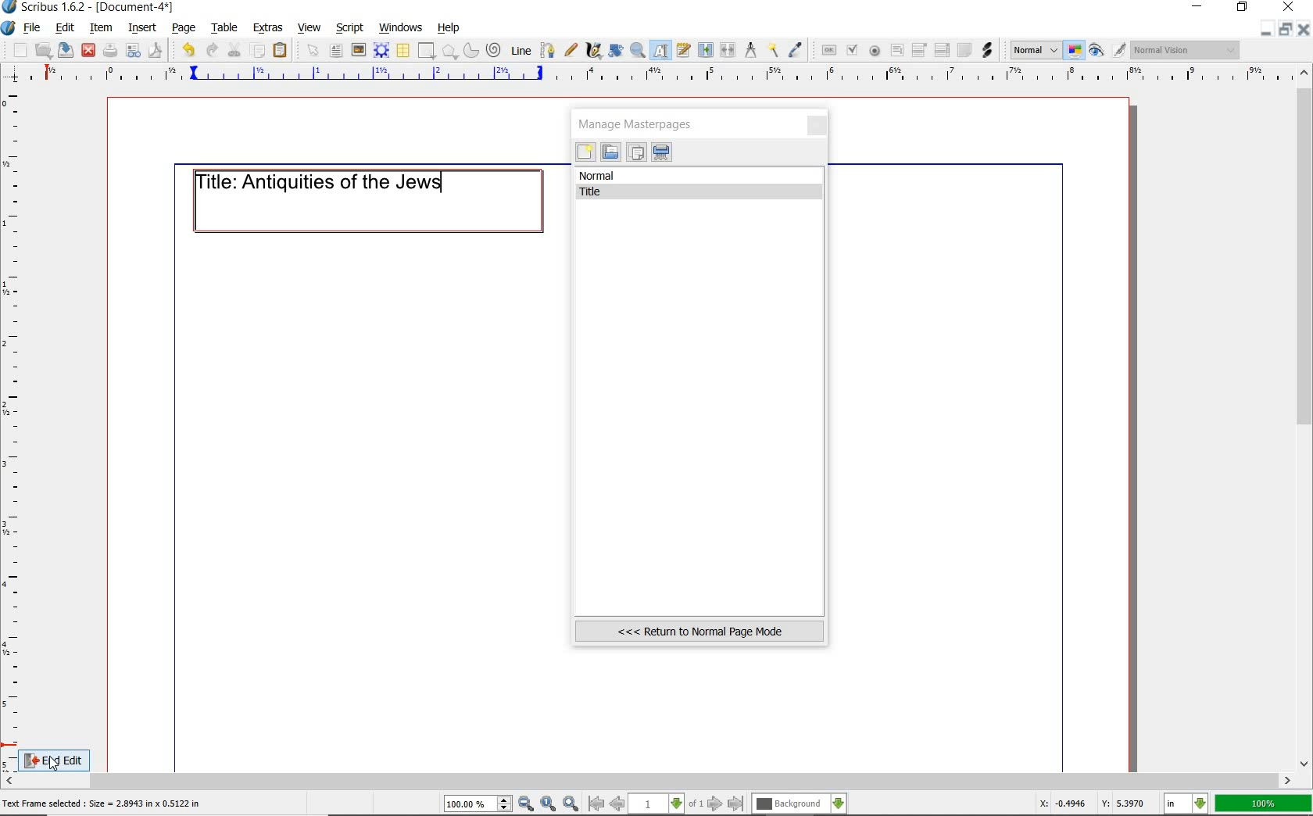 The height and width of the screenshot is (816, 1313). Describe the element at coordinates (696, 804) in the screenshot. I see `of 1` at that location.